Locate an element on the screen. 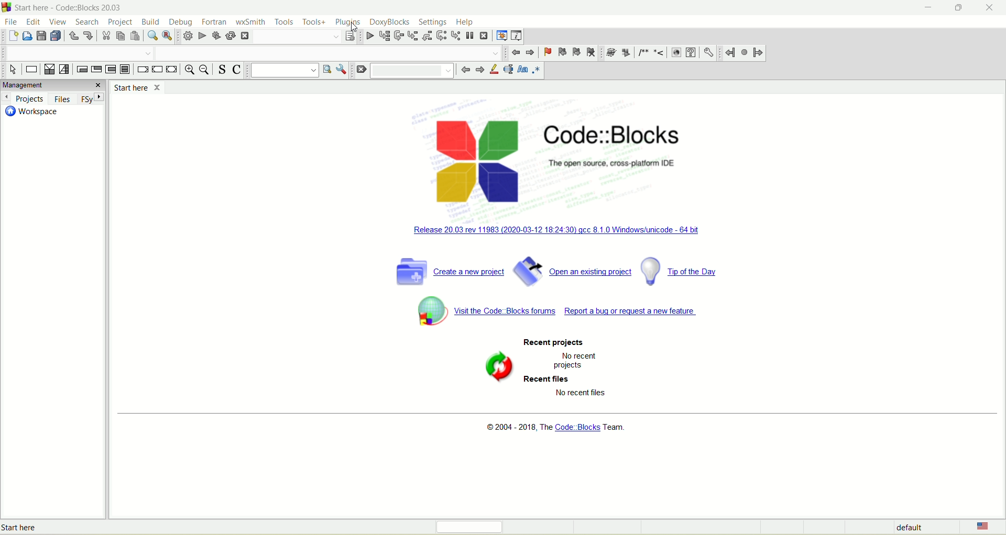 Image resolution: width=1006 pixels, height=535 pixels. selected text is located at coordinates (508, 70).